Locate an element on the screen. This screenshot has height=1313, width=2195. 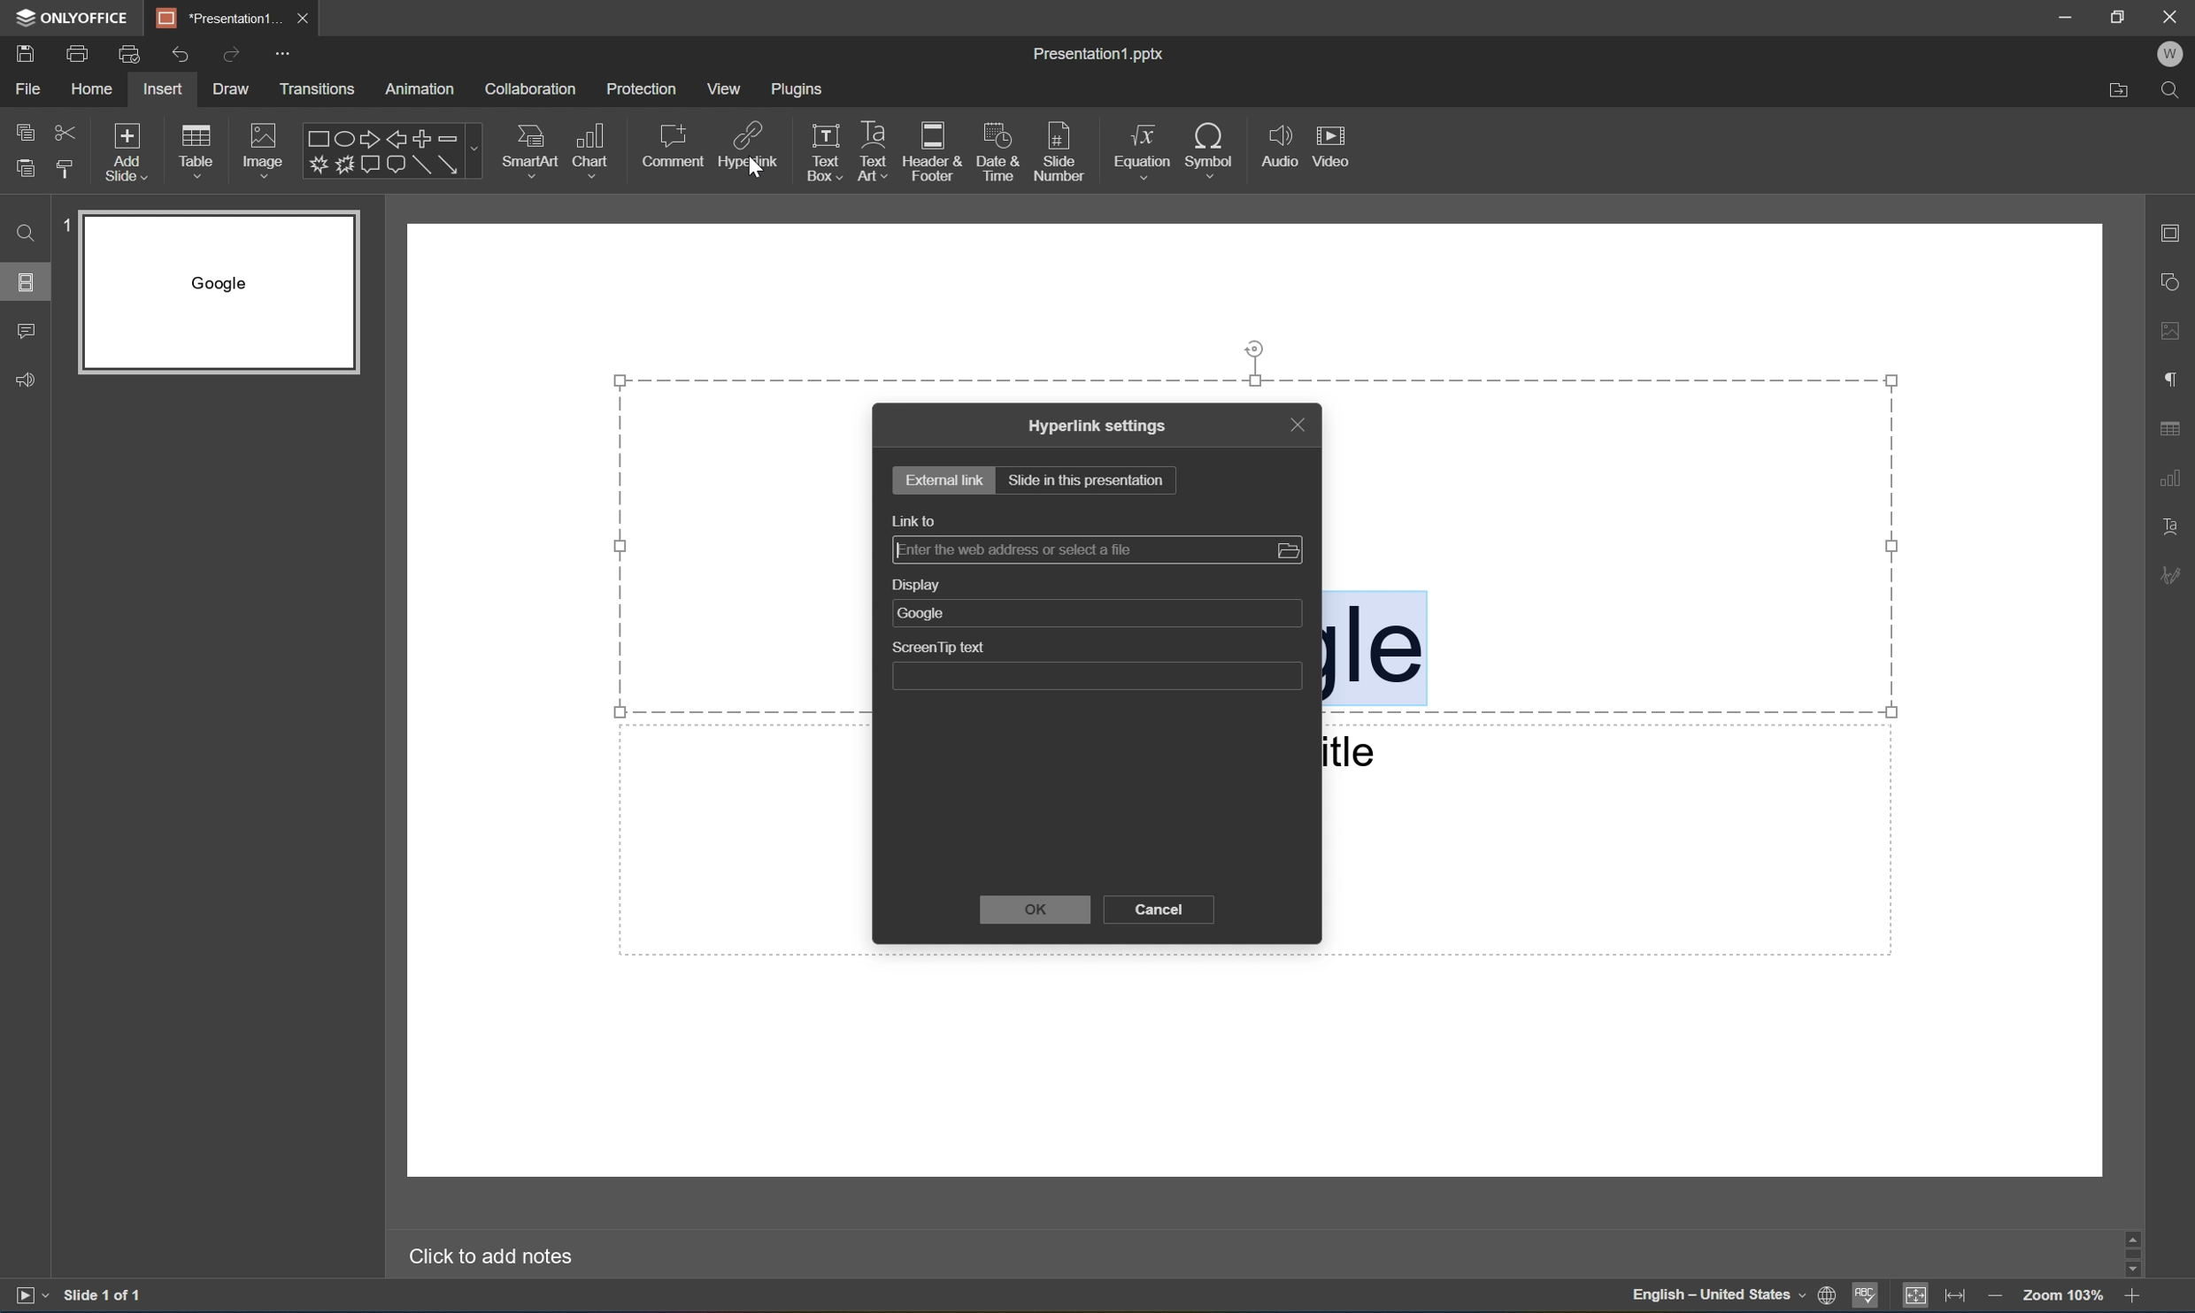
Slides is located at coordinates (25, 280).